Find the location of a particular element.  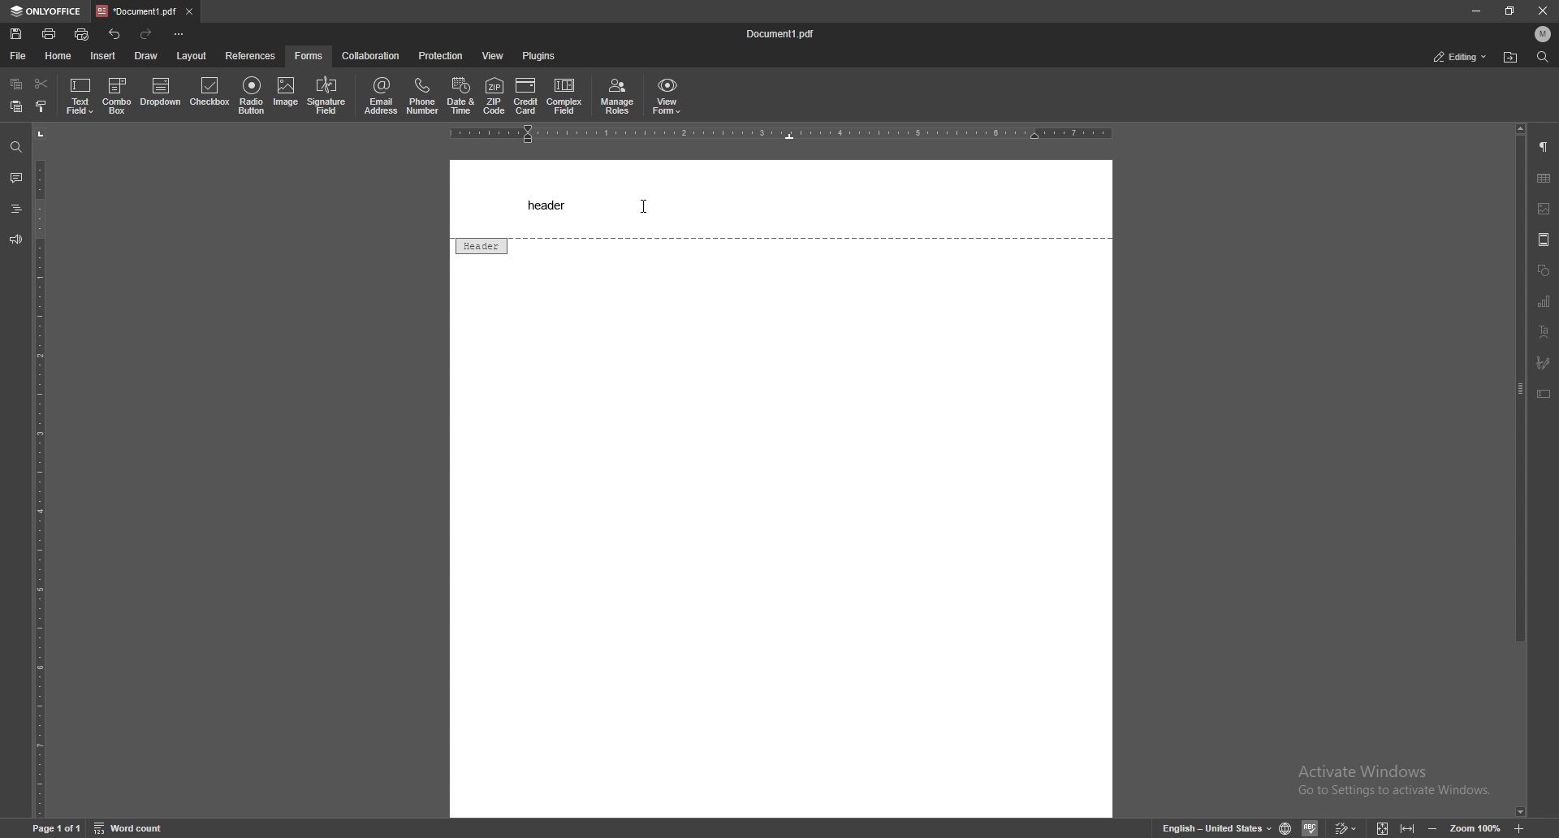

undo is located at coordinates (114, 34).